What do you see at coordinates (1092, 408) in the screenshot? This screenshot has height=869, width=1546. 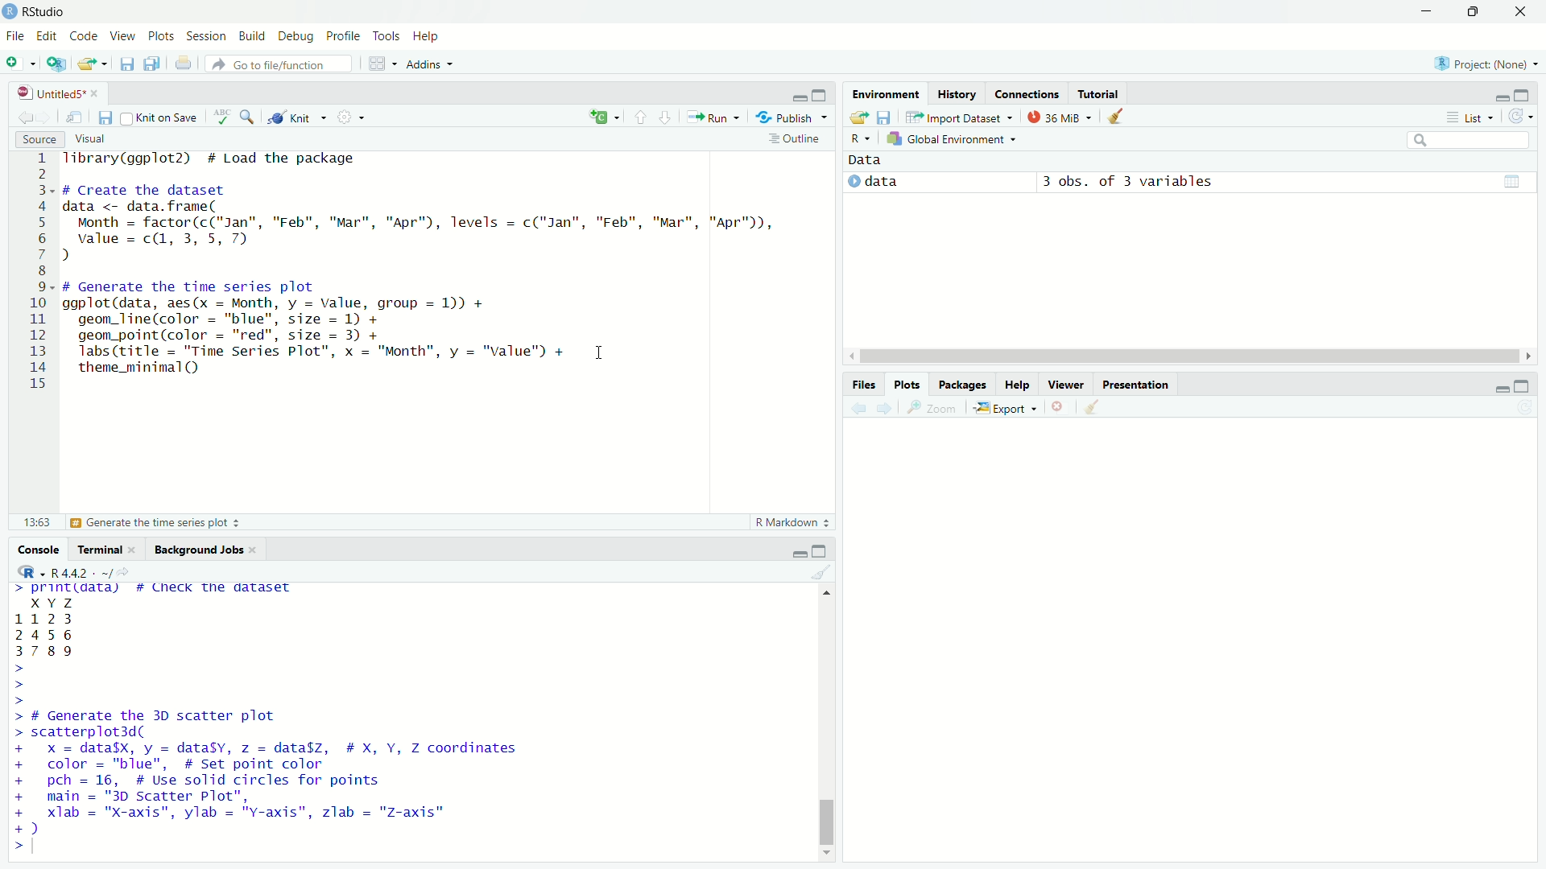 I see `clear all plots` at bounding box center [1092, 408].